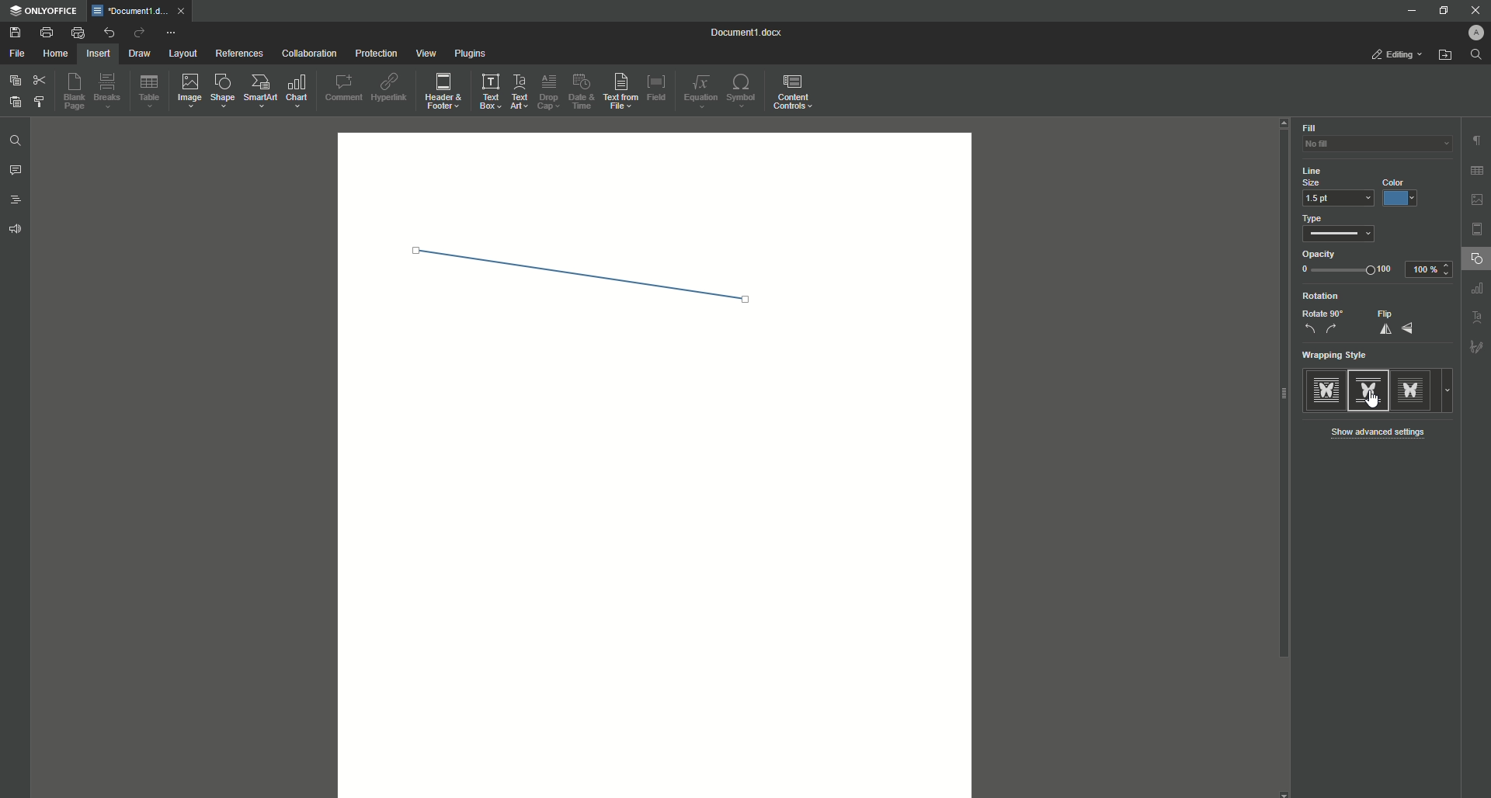  Describe the element at coordinates (47, 11) in the screenshot. I see `ONLYOFFICE` at that location.